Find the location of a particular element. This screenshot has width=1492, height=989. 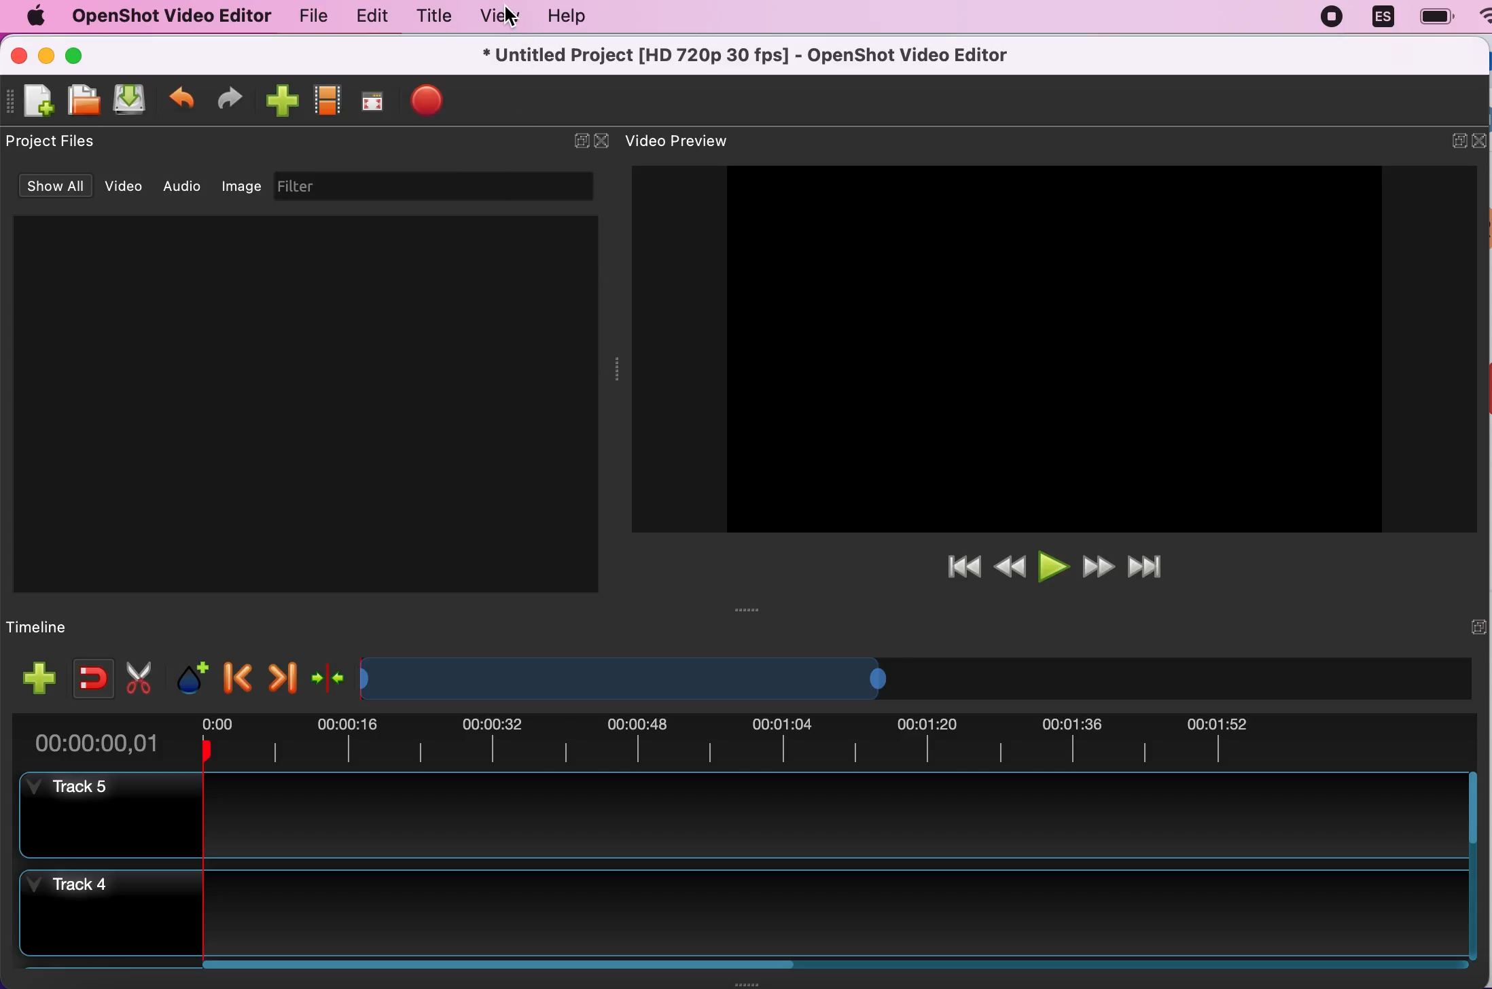

new file is located at coordinates (32, 107).